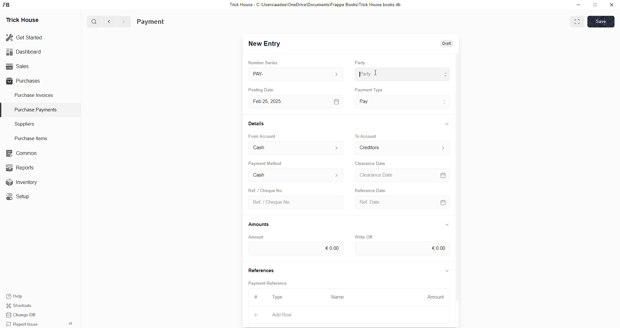  Describe the element at coordinates (337, 101) in the screenshot. I see `[=]` at that location.